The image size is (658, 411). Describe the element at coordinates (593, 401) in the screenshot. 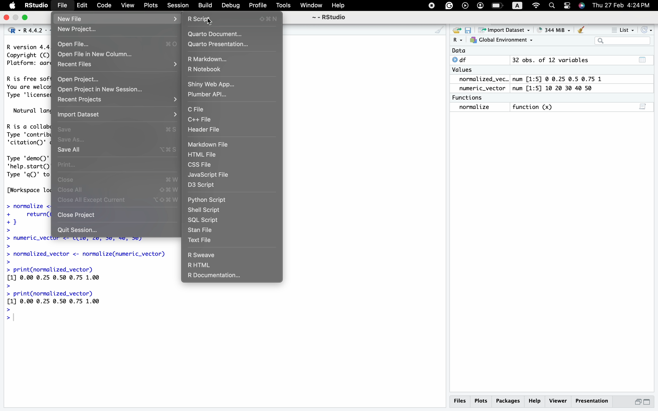

I see `Presentation` at that location.